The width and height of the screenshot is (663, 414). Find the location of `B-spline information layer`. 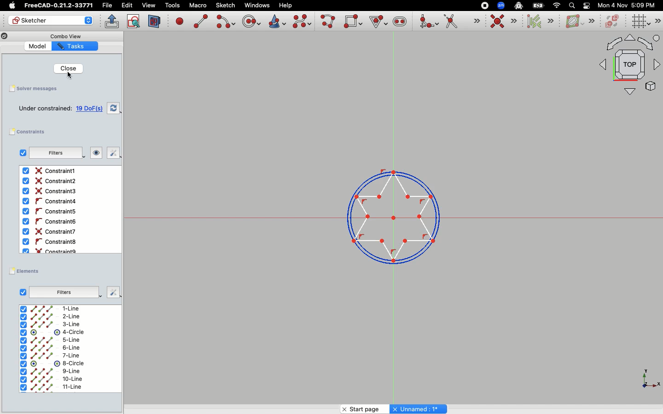

B-spline information layer is located at coordinates (579, 22).